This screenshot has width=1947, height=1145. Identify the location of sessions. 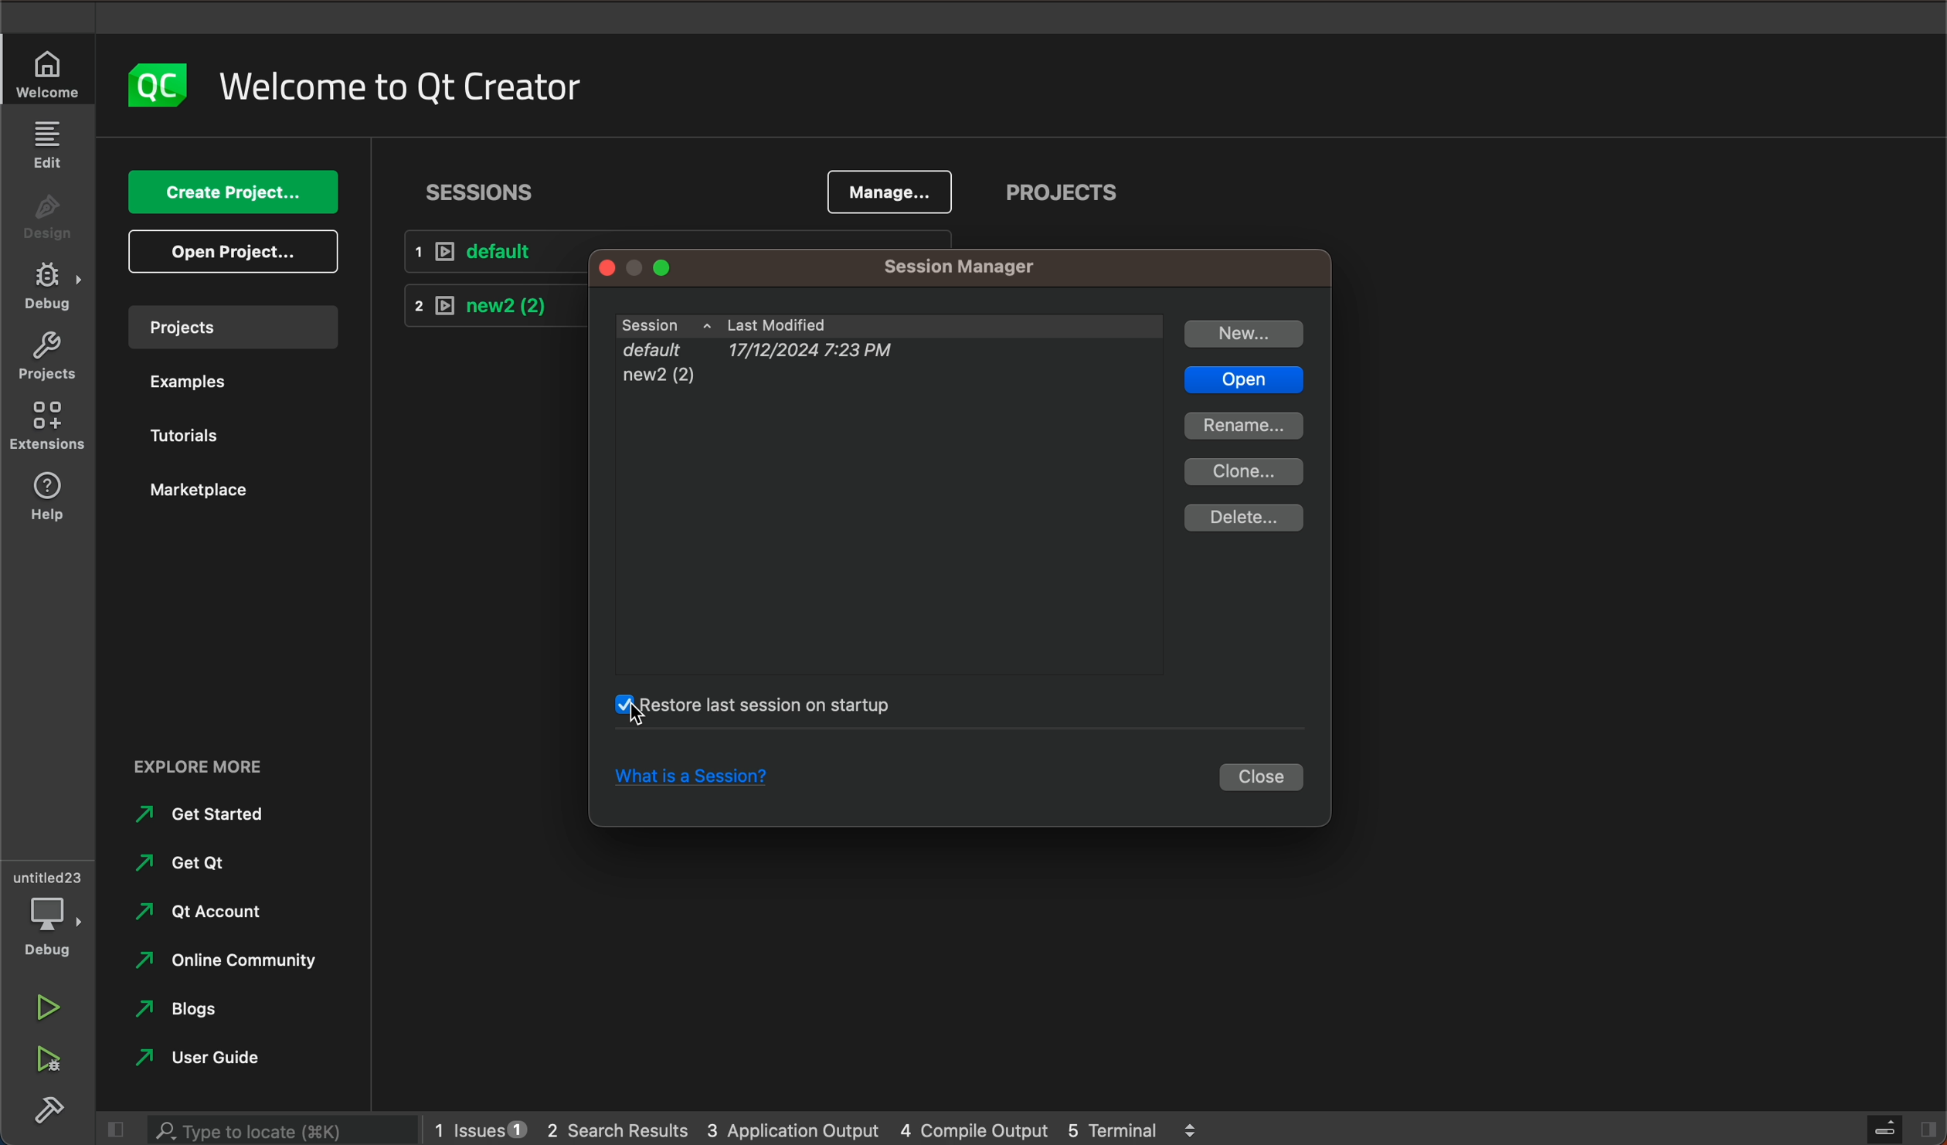
(491, 193).